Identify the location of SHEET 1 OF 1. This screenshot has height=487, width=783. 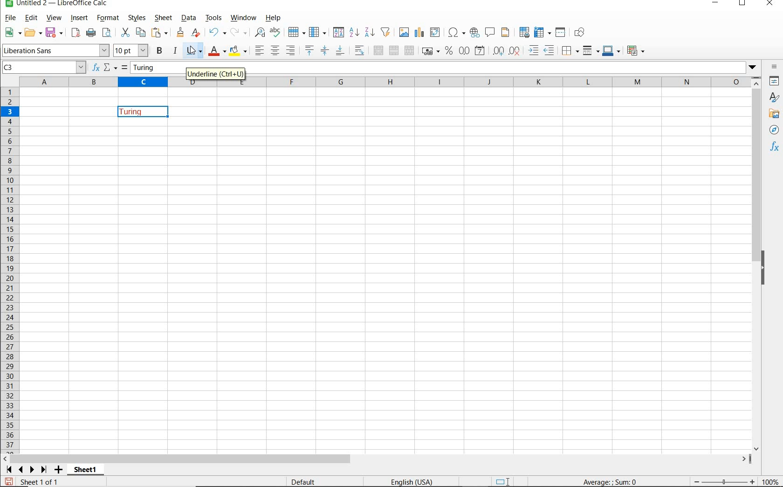
(40, 482).